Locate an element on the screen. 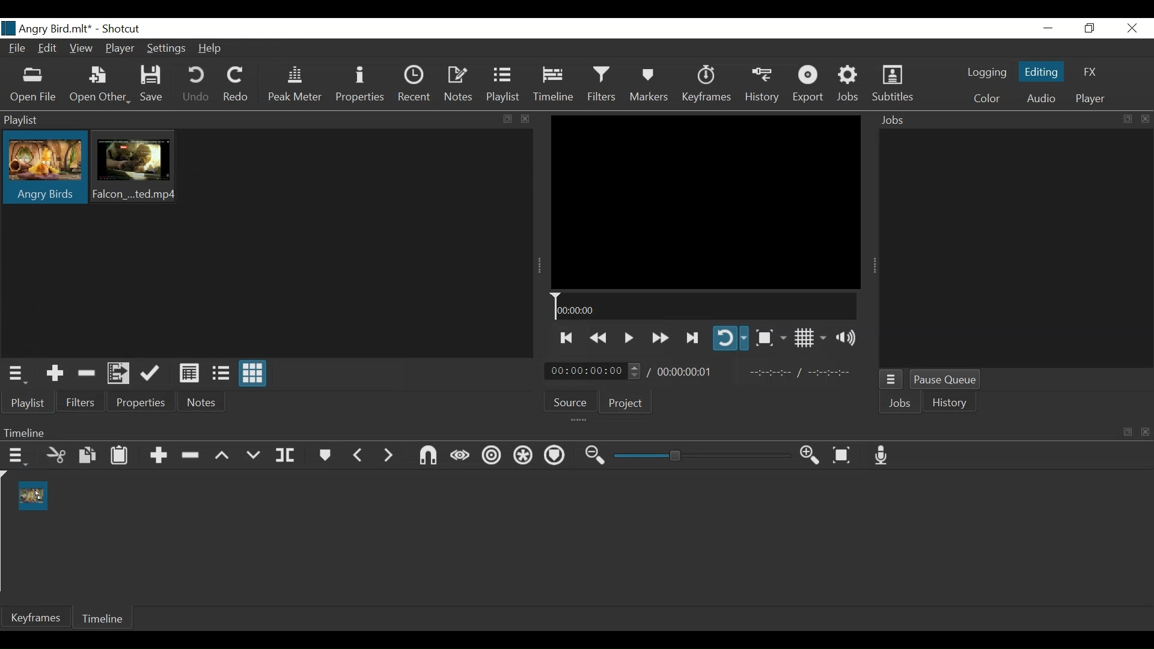 This screenshot has height=649, width=1154. Playlist Menu is located at coordinates (20, 374).